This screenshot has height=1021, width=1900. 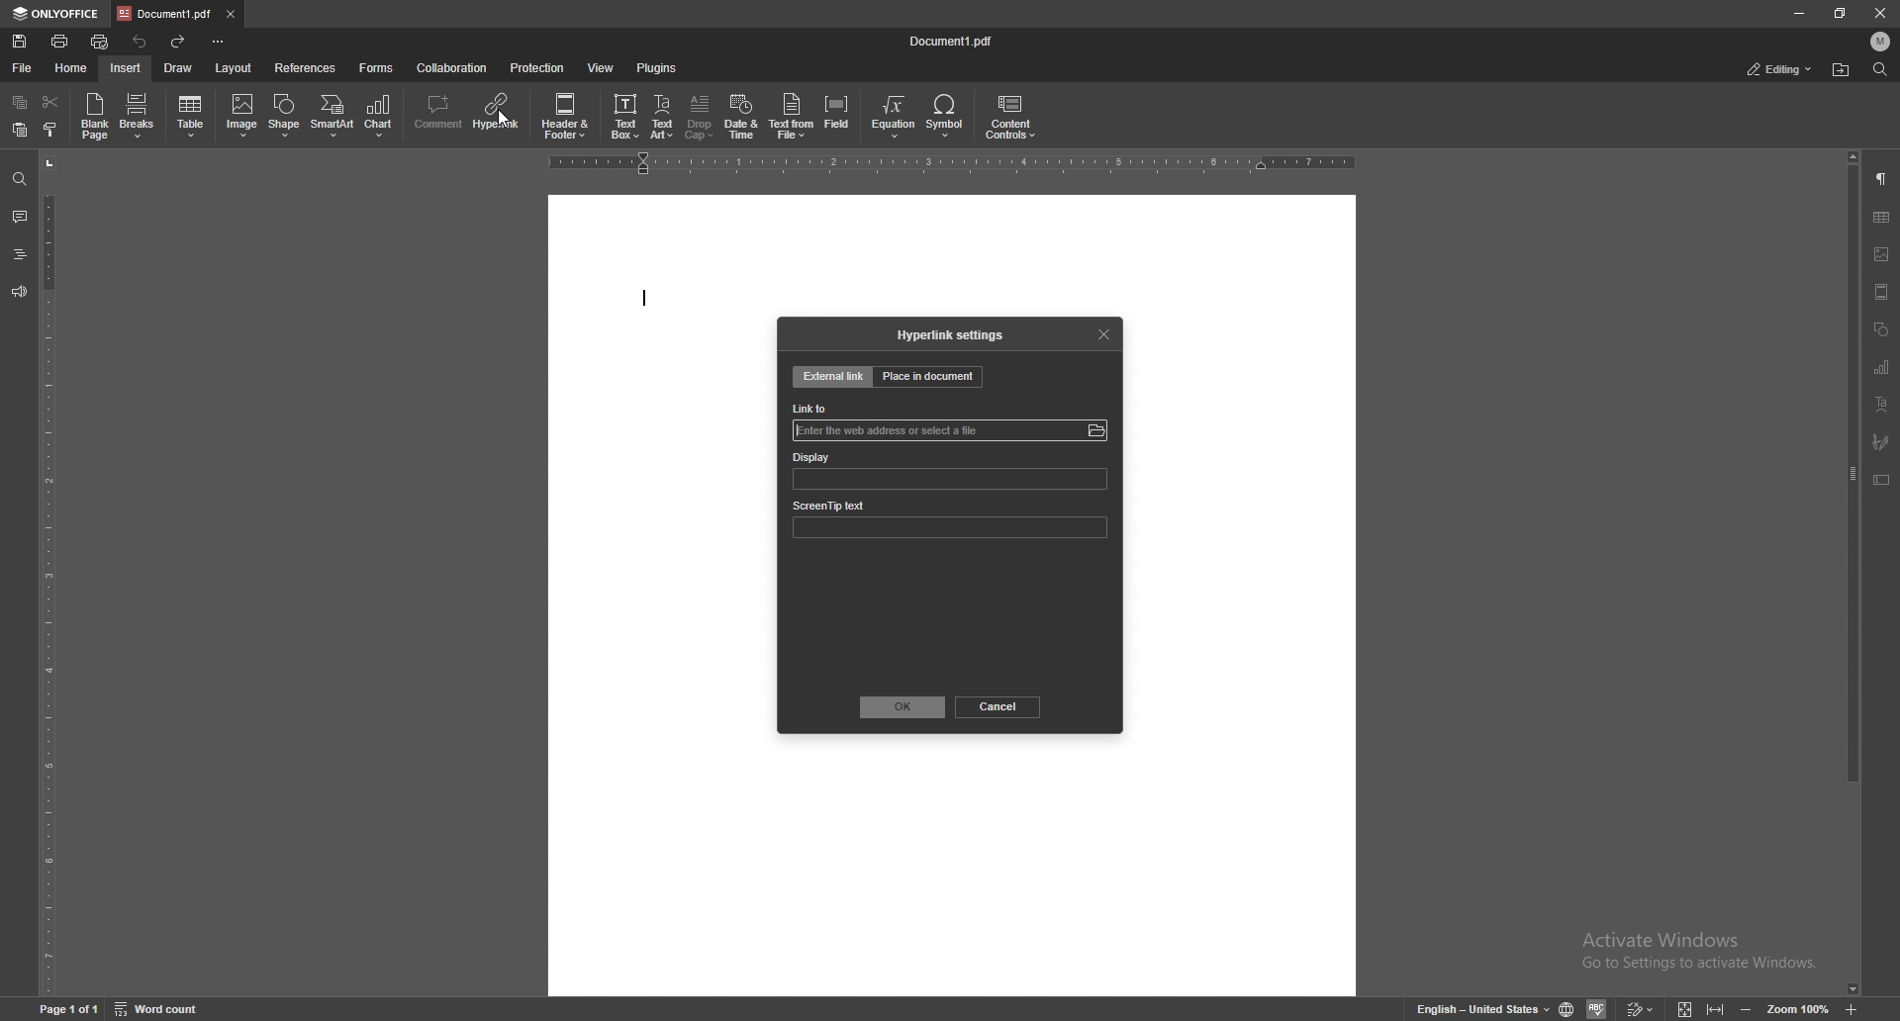 What do you see at coordinates (1882, 480) in the screenshot?
I see `text box` at bounding box center [1882, 480].